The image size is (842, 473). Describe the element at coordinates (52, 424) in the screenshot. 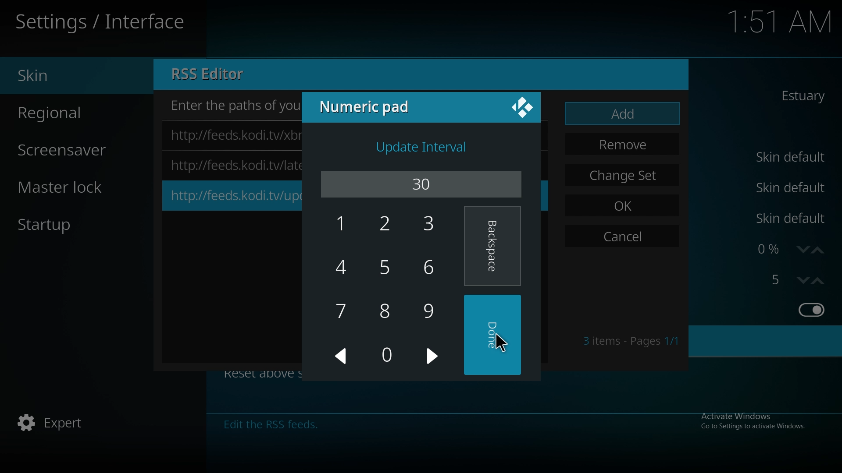

I see `Expert` at that location.